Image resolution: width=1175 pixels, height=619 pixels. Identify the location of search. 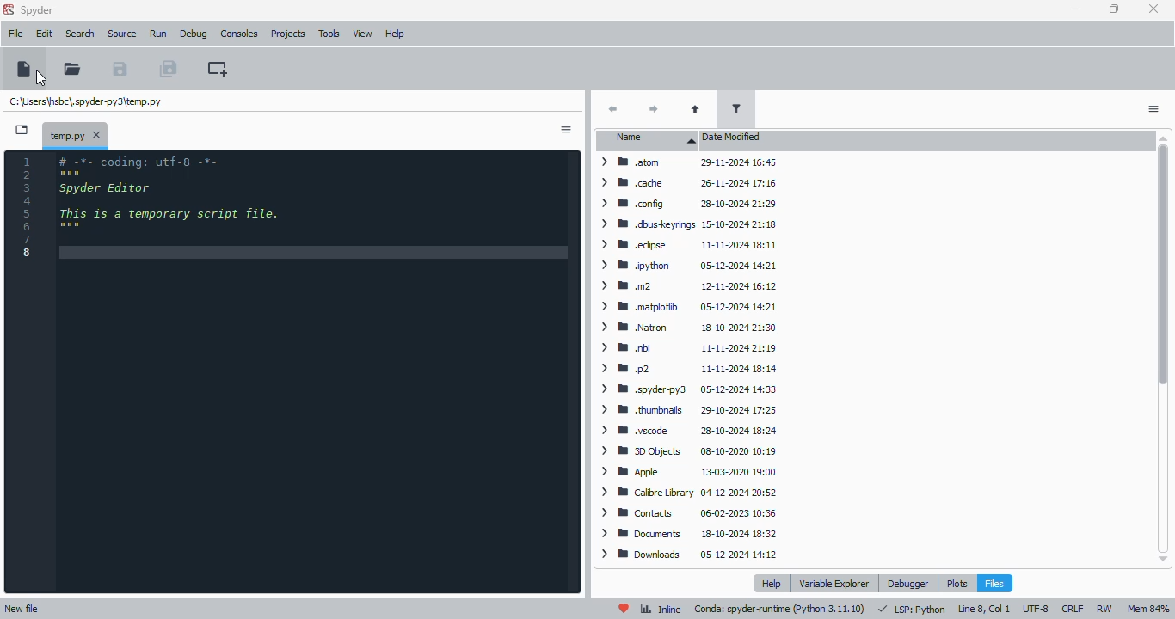
(81, 34).